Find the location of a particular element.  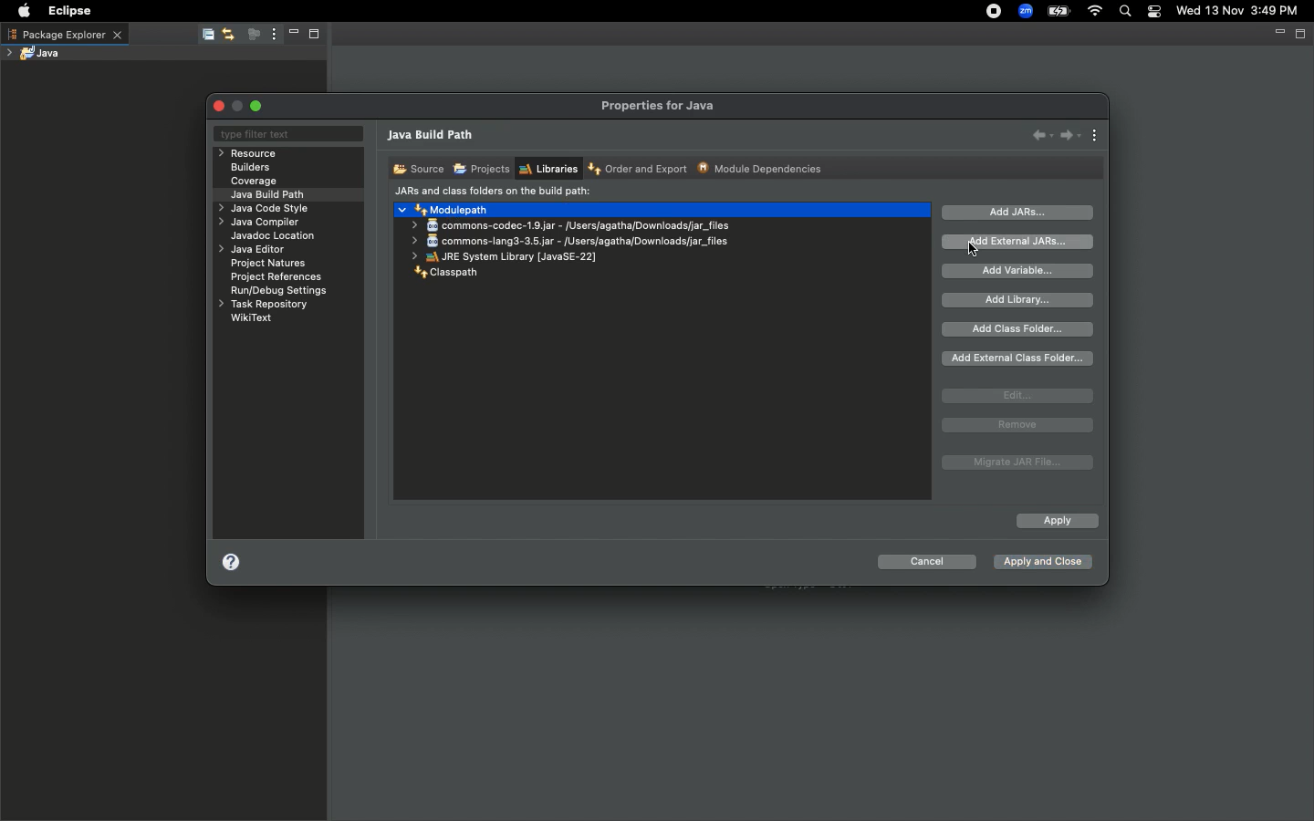

Module dependencies is located at coordinates (761, 168).